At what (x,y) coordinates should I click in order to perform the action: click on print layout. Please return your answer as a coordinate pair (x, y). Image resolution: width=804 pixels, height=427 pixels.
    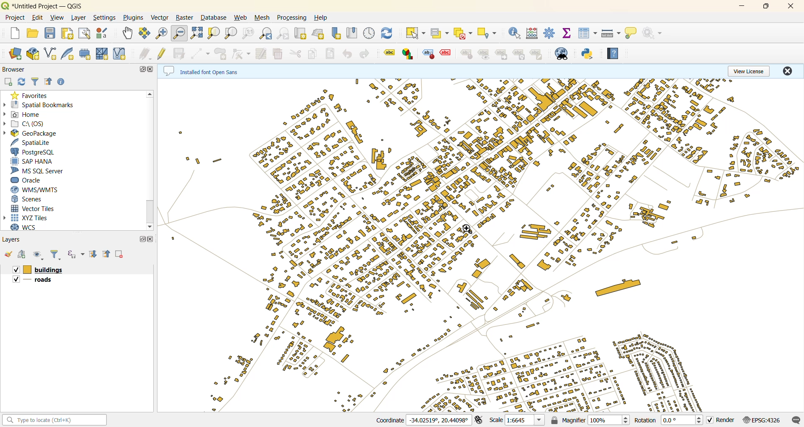
    Looking at the image, I should click on (70, 34).